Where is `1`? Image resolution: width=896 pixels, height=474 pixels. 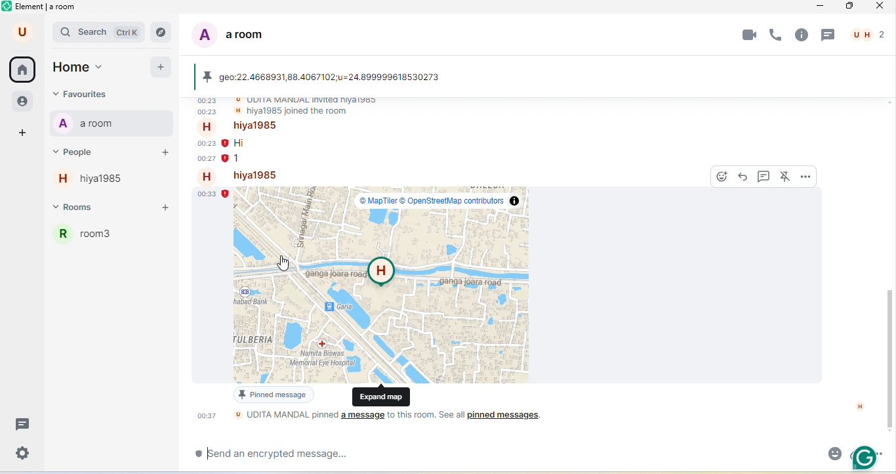 1 is located at coordinates (238, 162).